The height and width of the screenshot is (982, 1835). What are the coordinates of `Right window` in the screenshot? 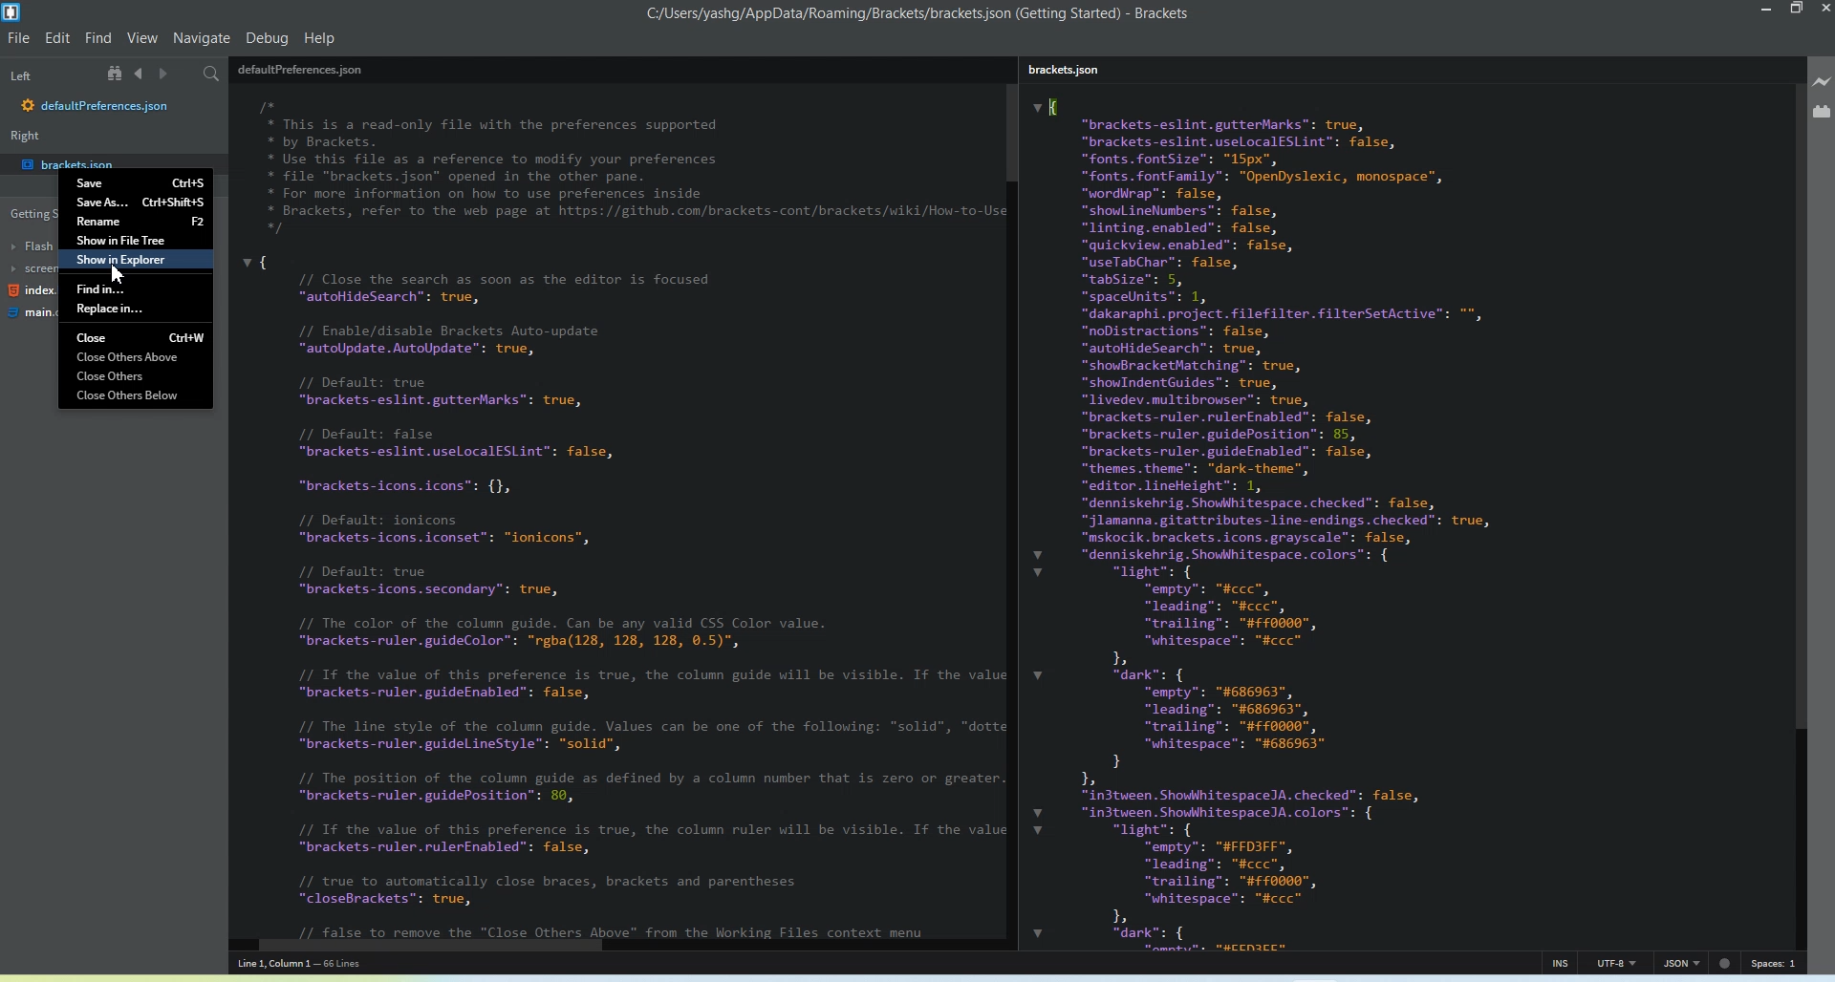 It's located at (30, 138).